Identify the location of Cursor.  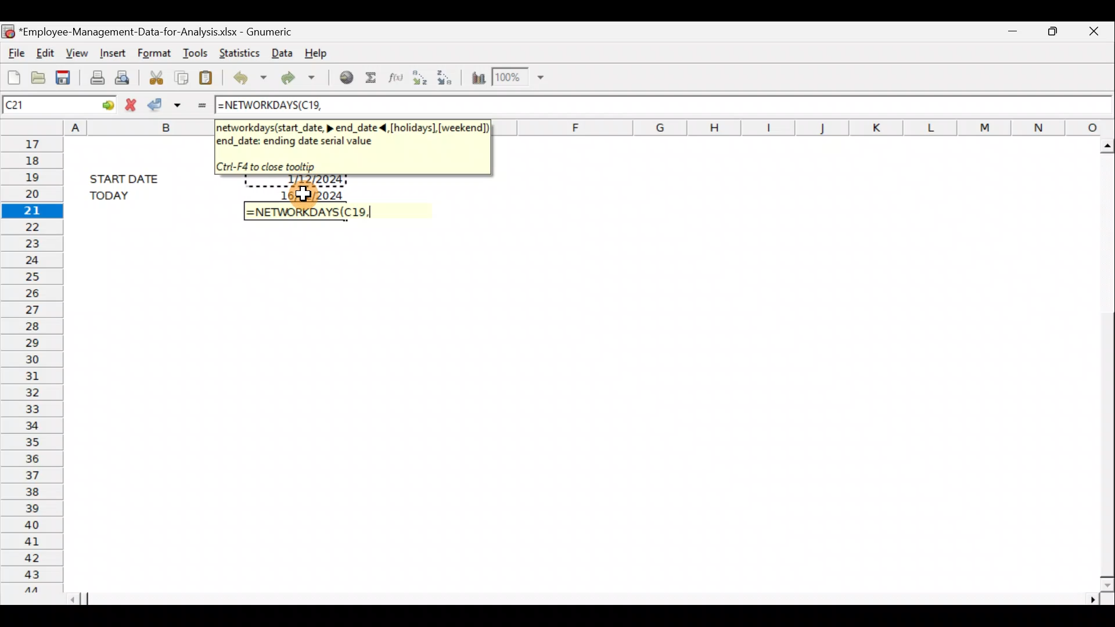
(302, 195).